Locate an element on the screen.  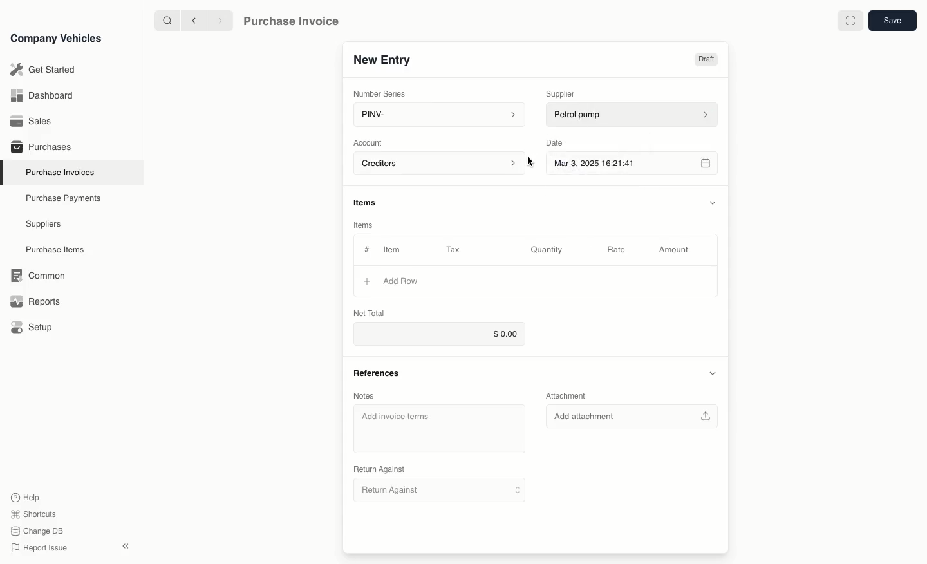
Suppliers is located at coordinates (42, 225).